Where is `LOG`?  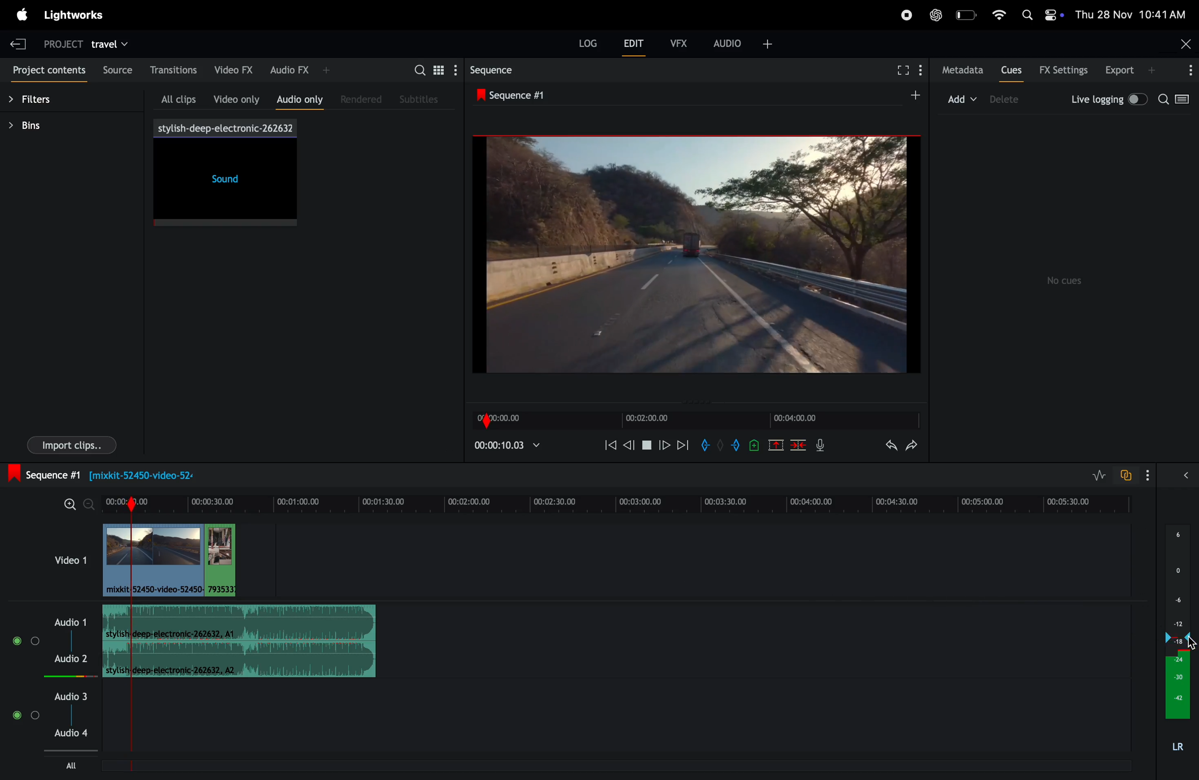 LOG is located at coordinates (588, 43).